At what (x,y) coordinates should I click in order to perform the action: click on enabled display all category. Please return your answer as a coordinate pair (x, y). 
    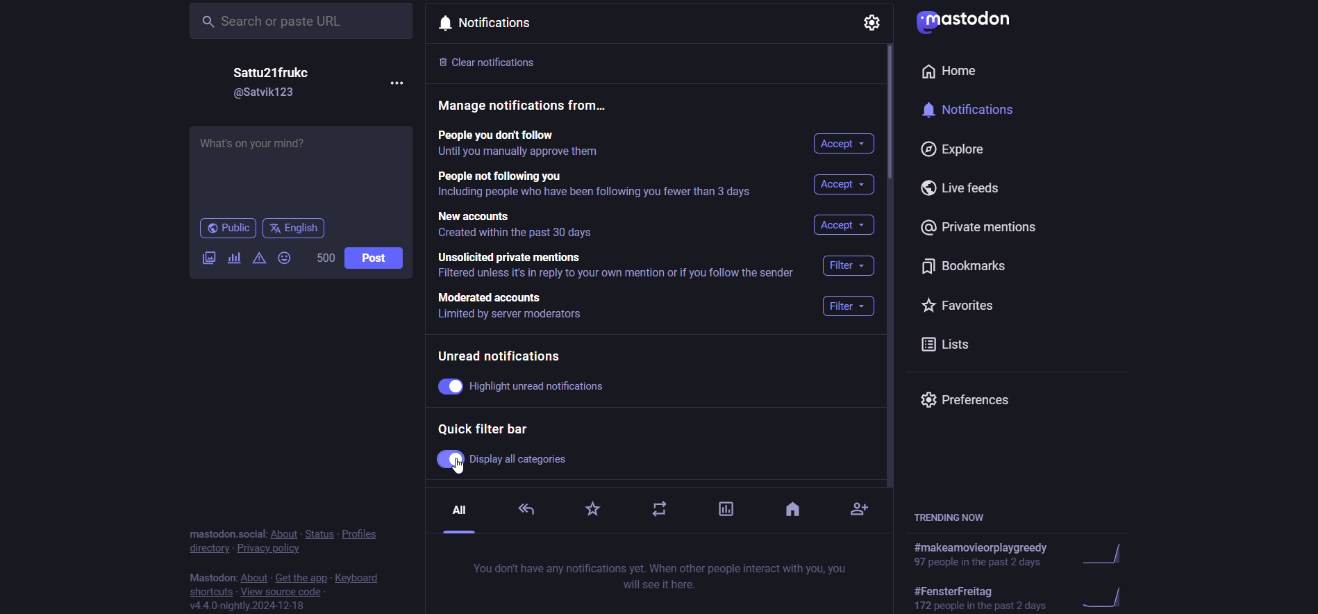
    Looking at the image, I should click on (502, 458).